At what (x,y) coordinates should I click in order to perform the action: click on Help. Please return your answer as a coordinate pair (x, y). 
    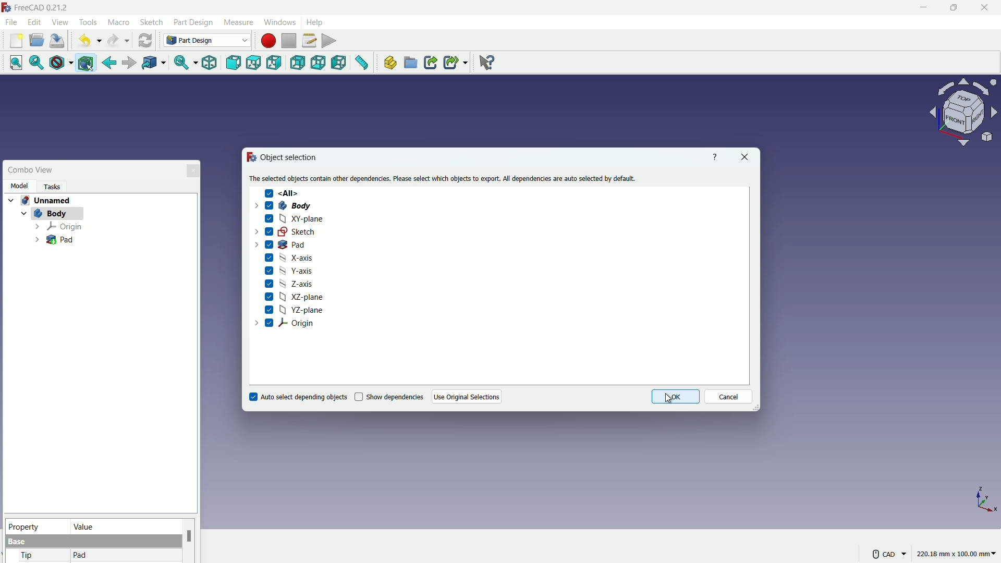
    Looking at the image, I should click on (715, 157).